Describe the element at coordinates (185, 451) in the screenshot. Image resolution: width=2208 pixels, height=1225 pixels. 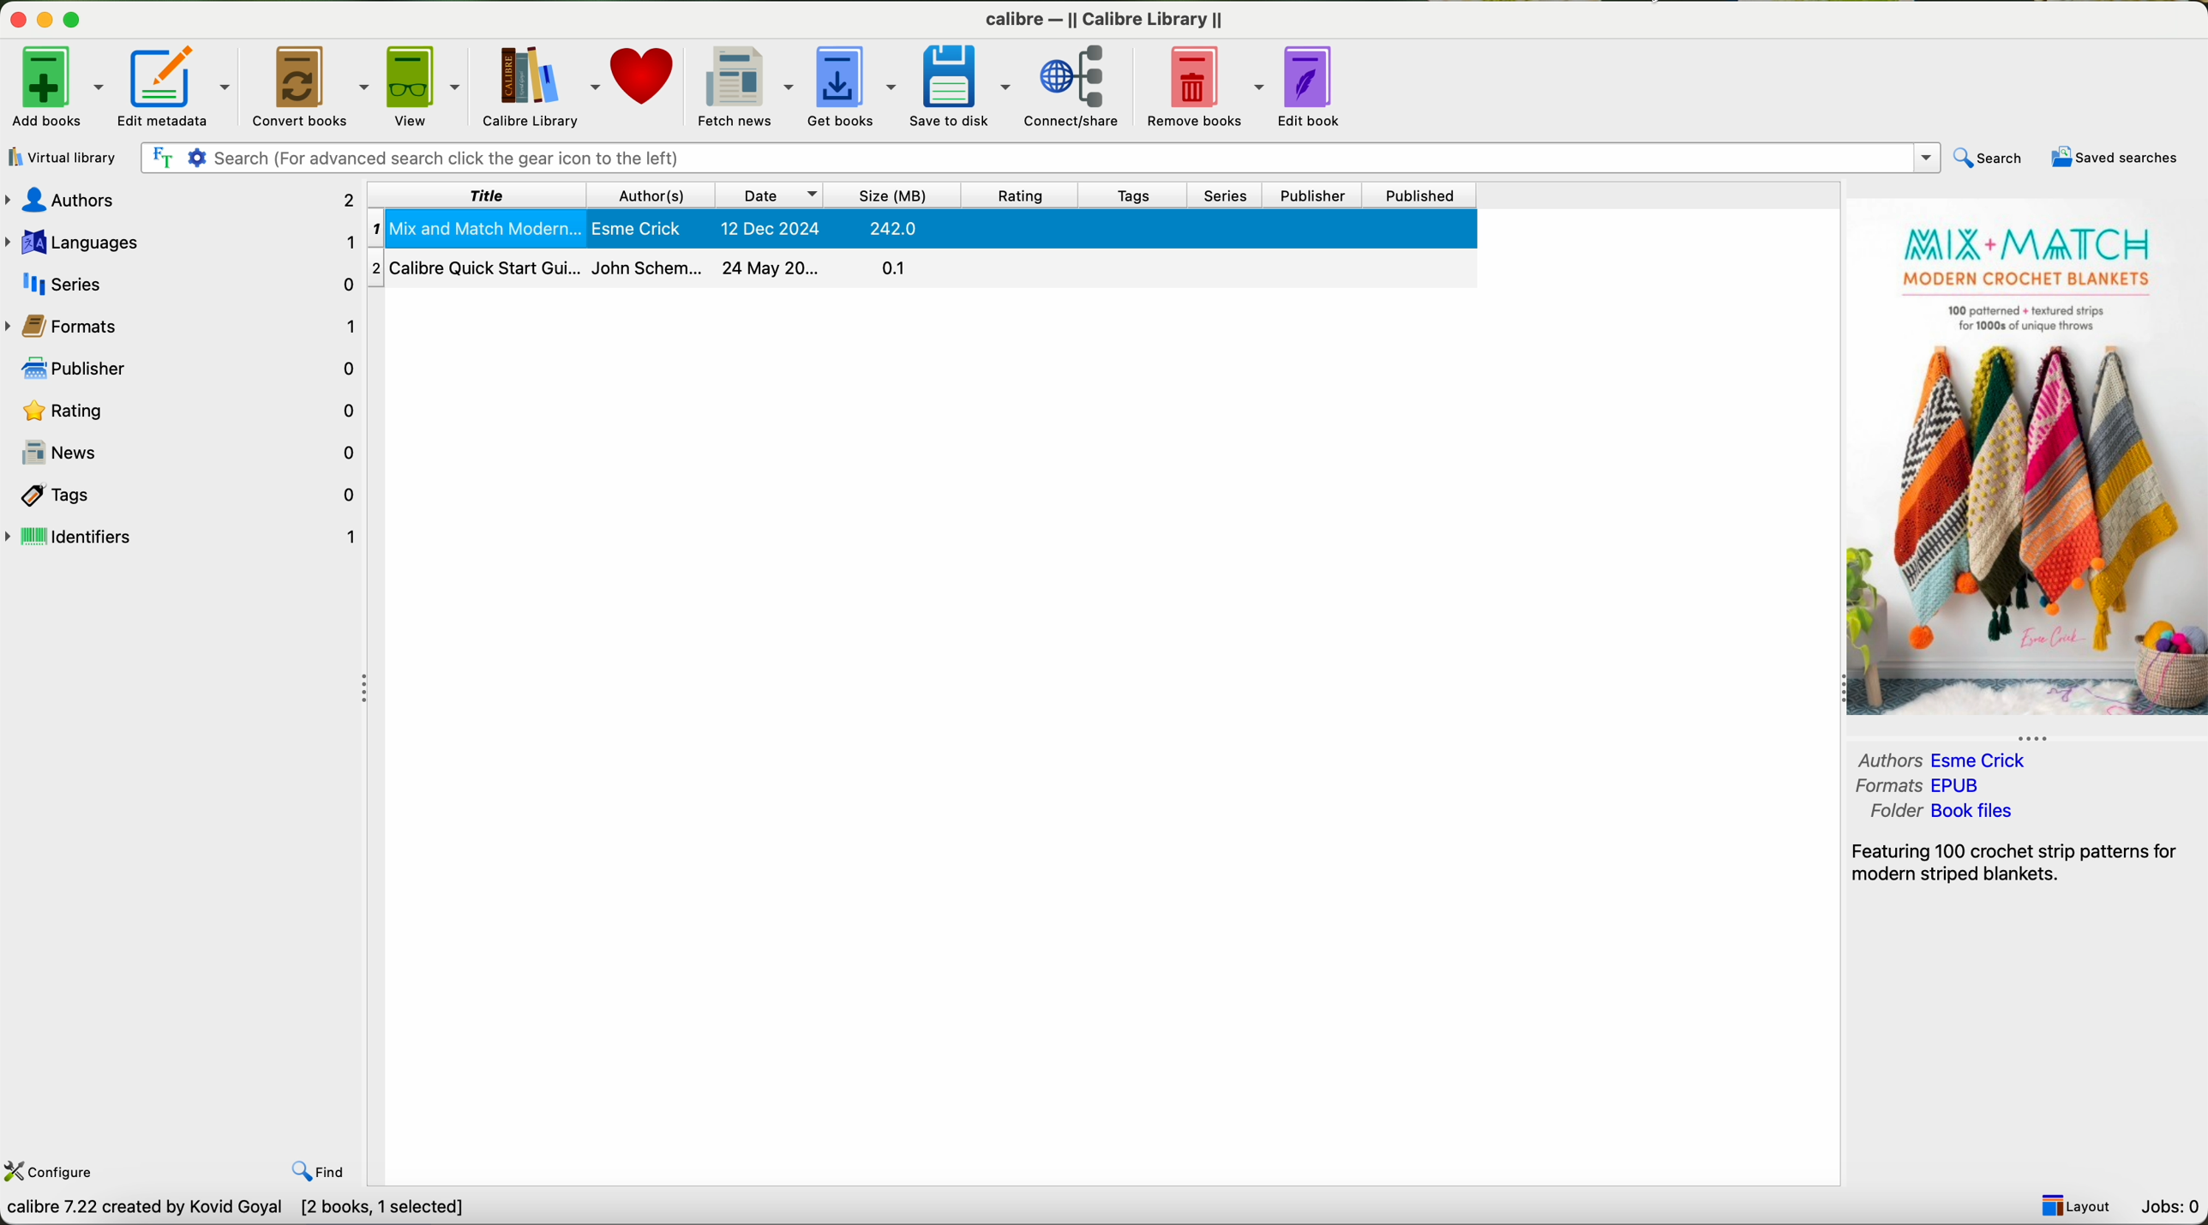
I see `news` at that location.